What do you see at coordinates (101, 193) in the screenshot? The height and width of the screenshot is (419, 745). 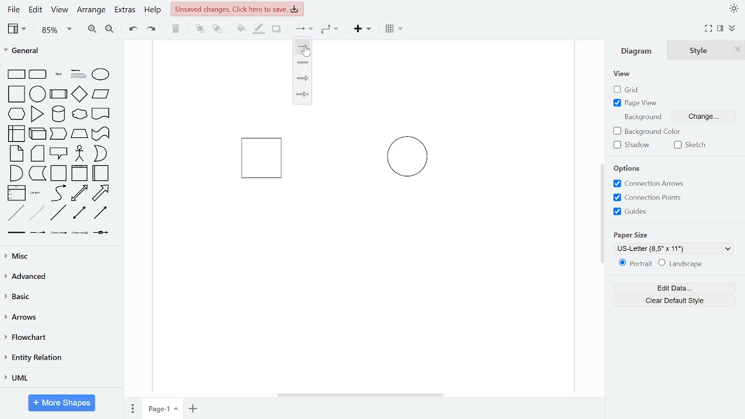 I see `arrow` at bounding box center [101, 193].